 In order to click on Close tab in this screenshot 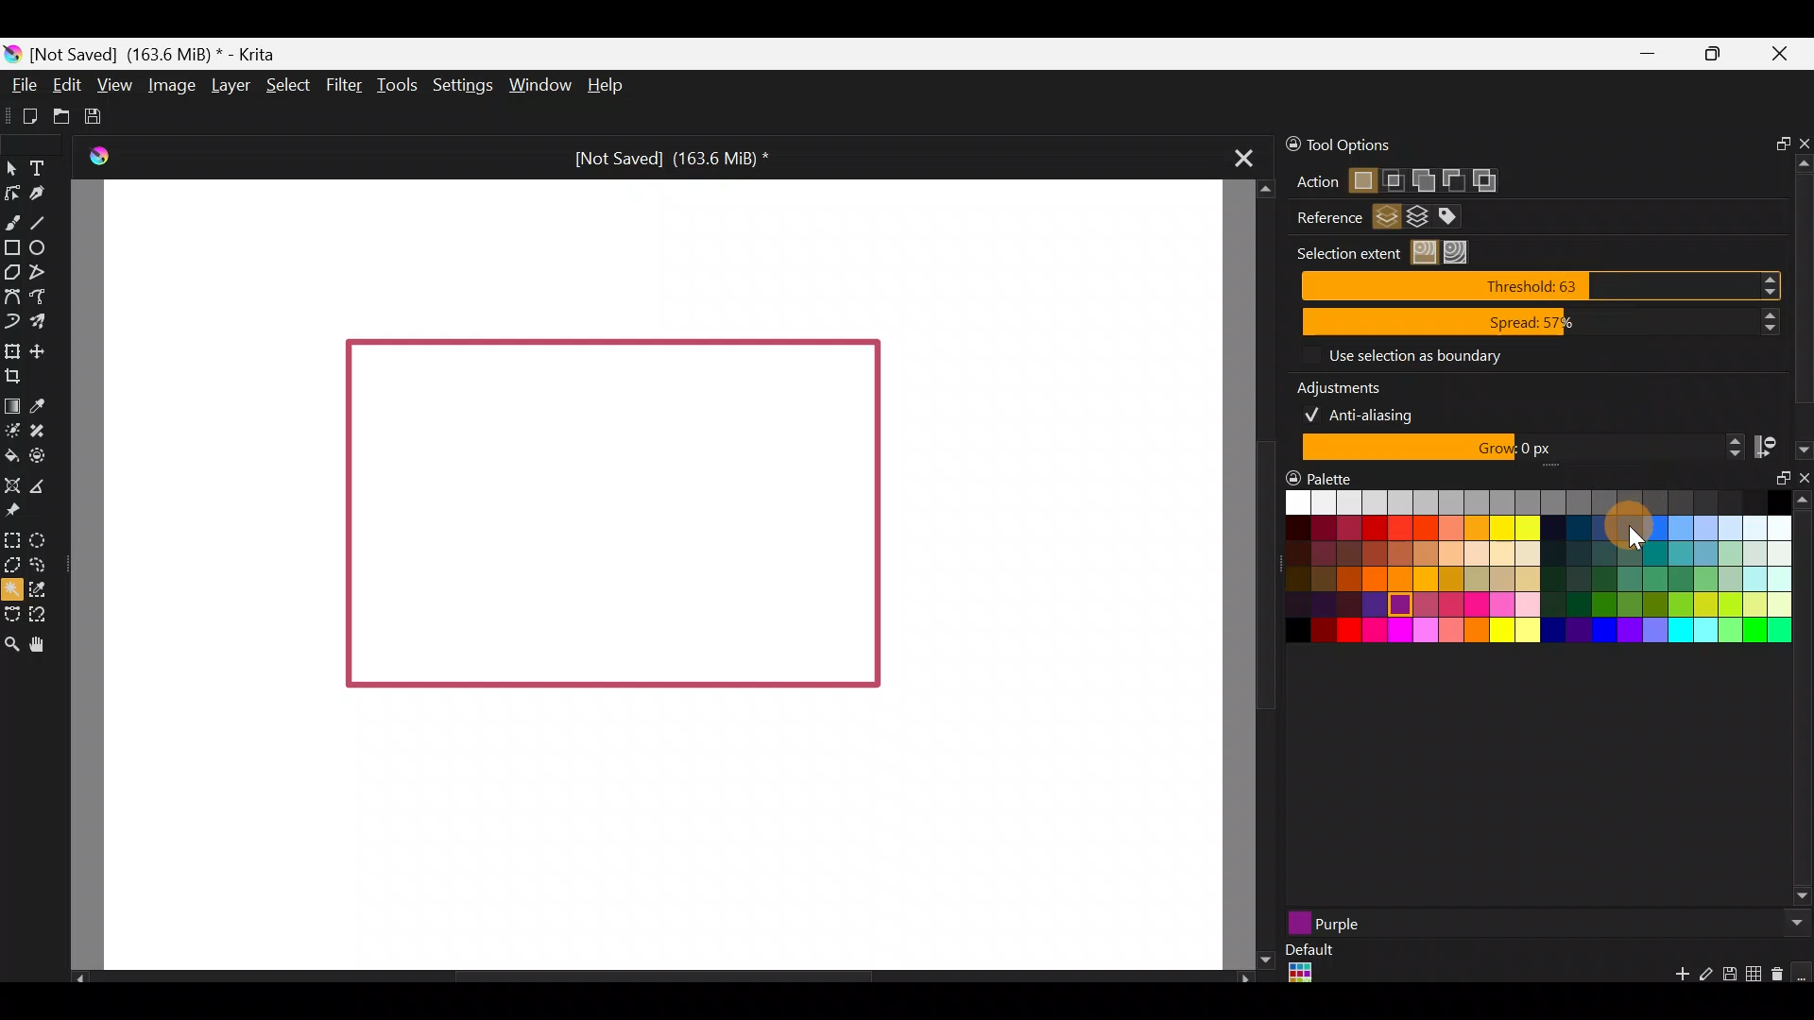, I will do `click(1244, 163)`.